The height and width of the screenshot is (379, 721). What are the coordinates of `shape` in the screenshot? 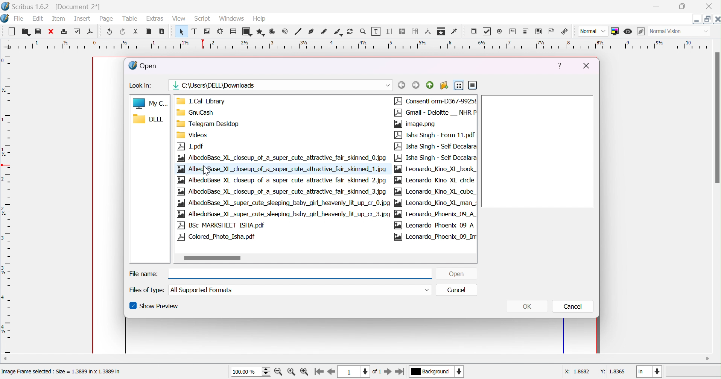 It's located at (246, 32).